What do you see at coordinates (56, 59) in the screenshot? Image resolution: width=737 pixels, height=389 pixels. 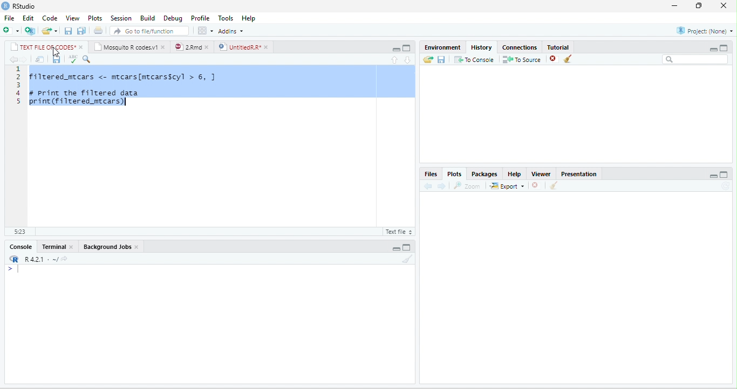 I see `save` at bounding box center [56, 59].